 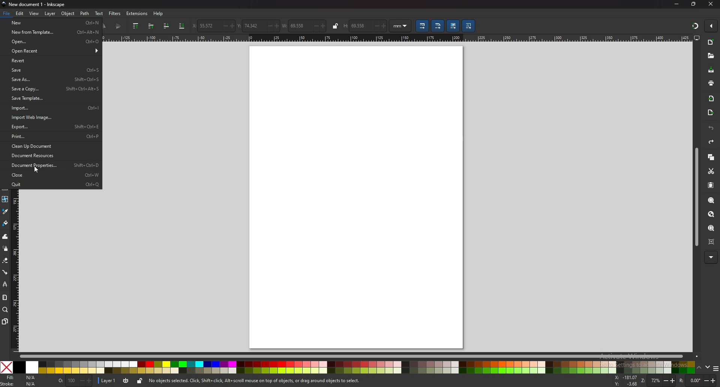 I want to click on extensions, so click(x=136, y=14).